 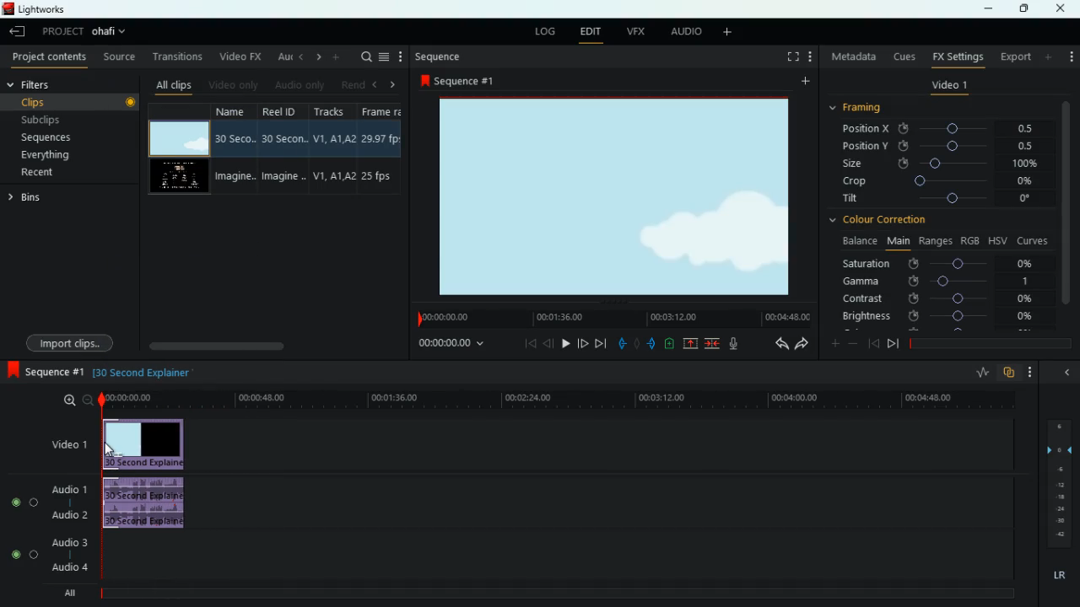 I want to click on more, so click(x=1031, y=373).